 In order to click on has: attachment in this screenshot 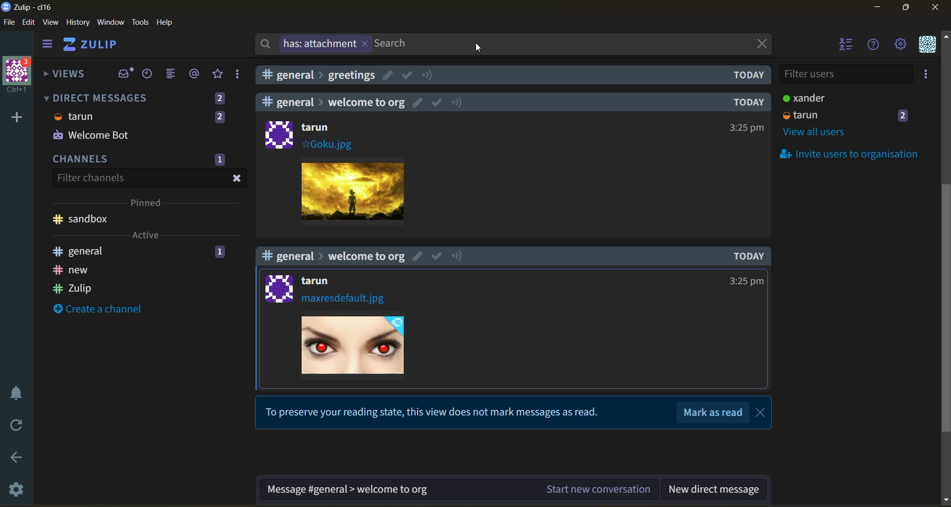, I will do `click(313, 44)`.